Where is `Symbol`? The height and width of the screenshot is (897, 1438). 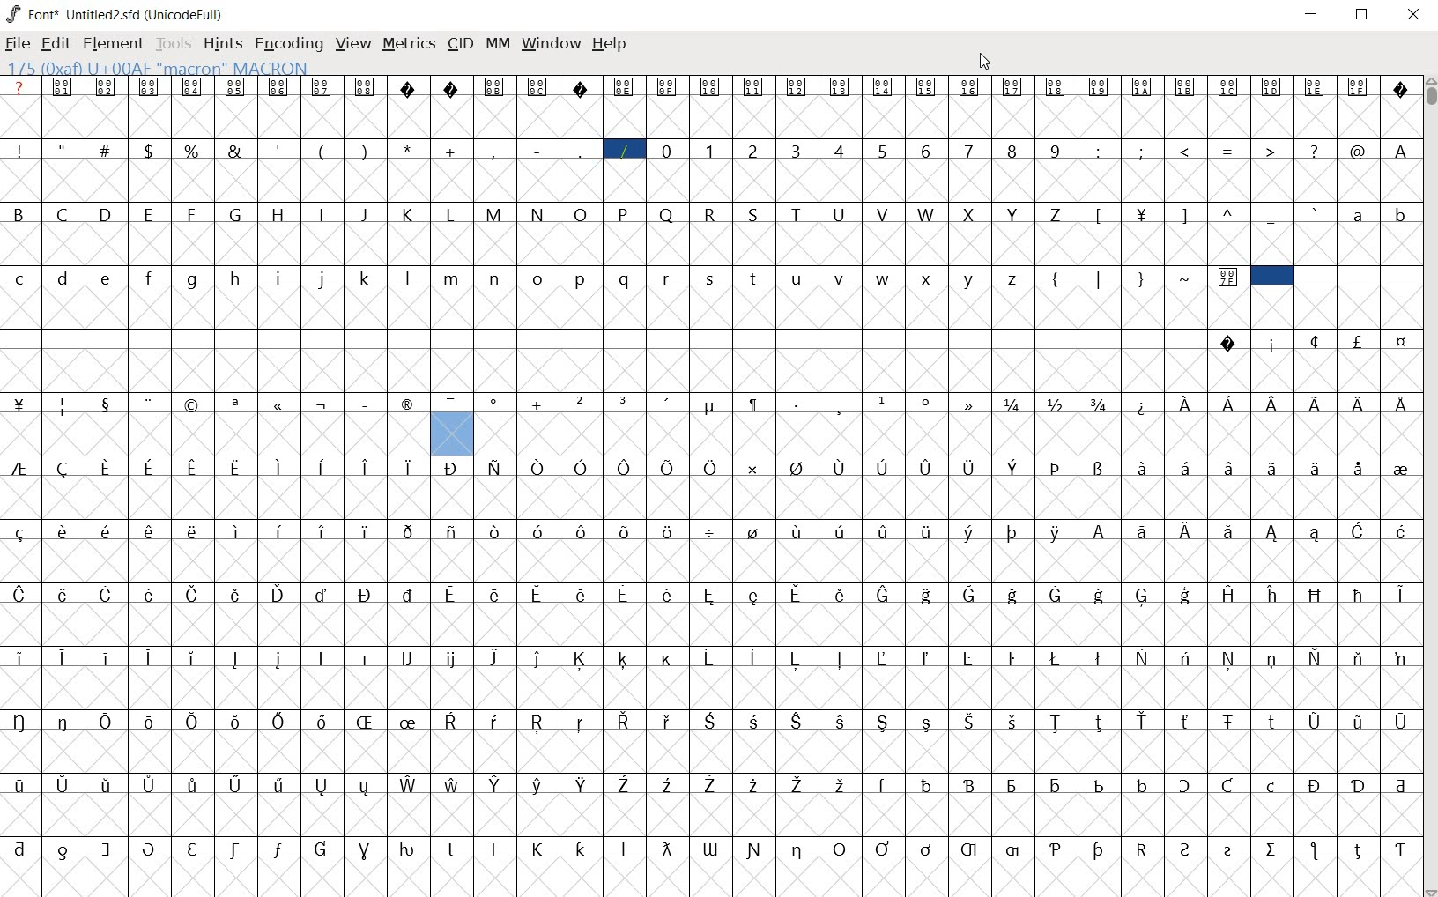
Symbol is located at coordinates (1359, 719).